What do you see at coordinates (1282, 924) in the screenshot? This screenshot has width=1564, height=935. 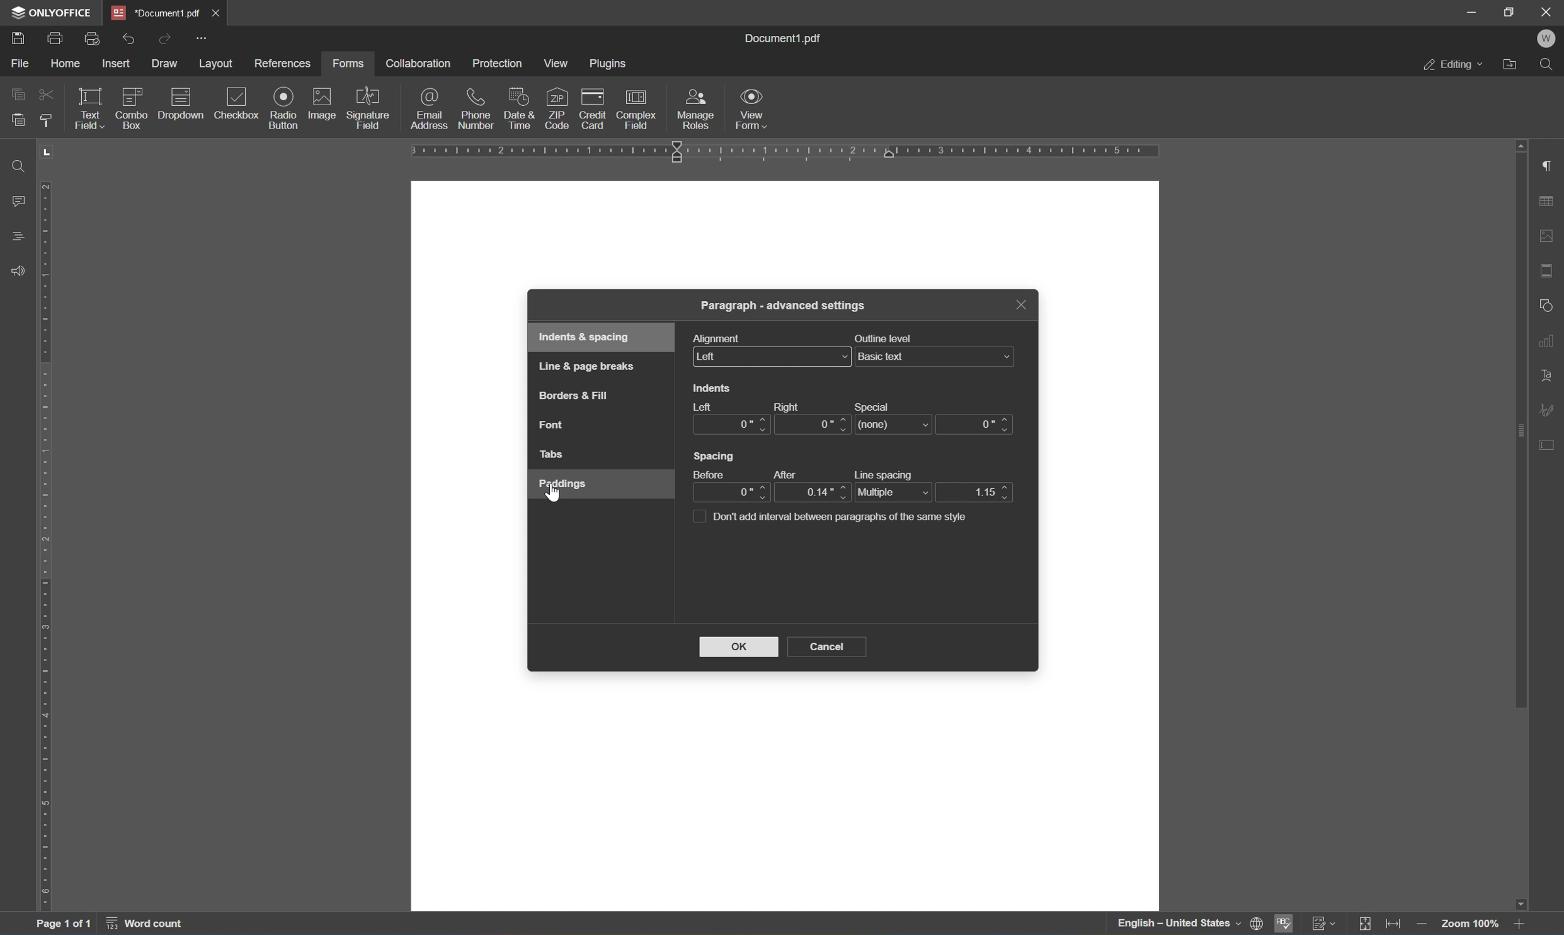 I see `spell checking` at bounding box center [1282, 924].